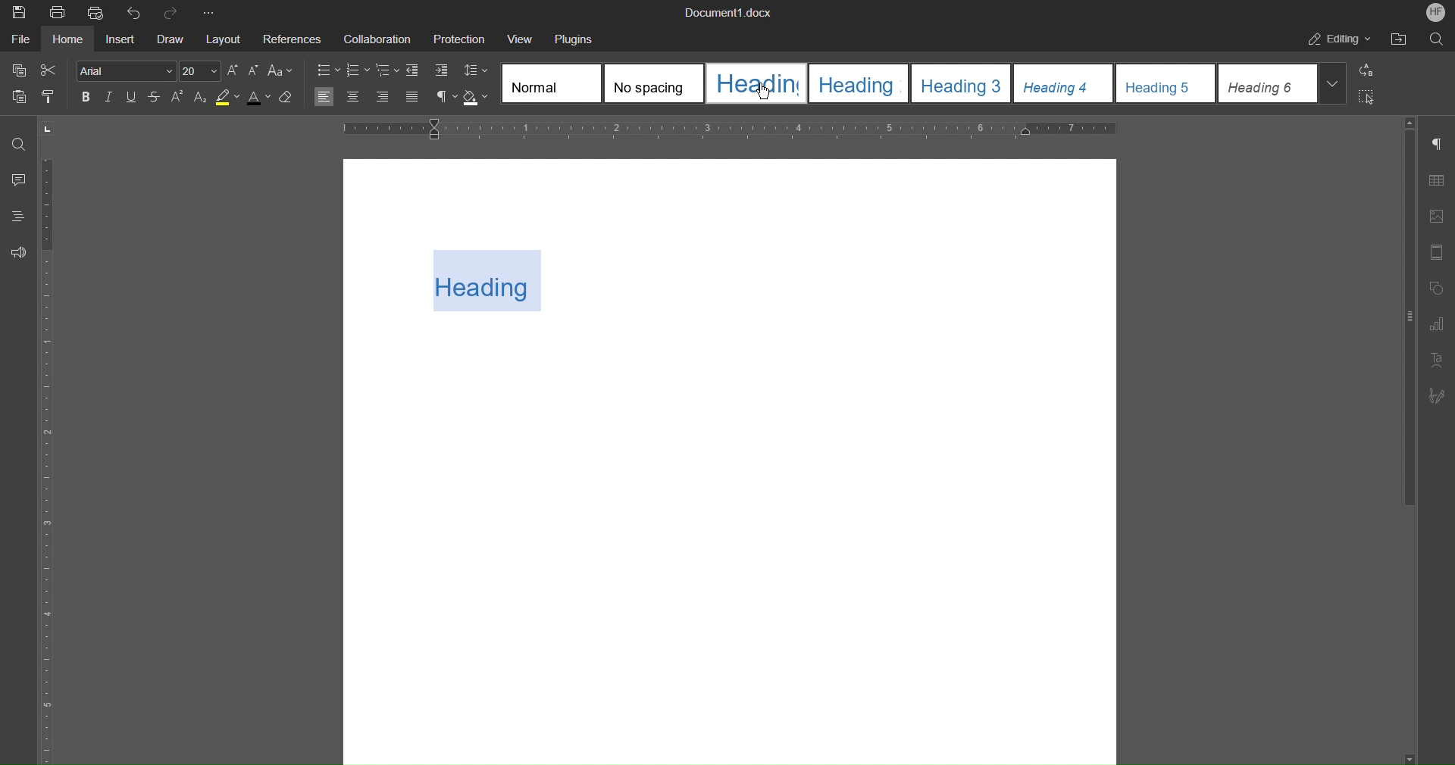  What do you see at coordinates (863, 83) in the screenshot?
I see `Heading 2` at bounding box center [863, 83].